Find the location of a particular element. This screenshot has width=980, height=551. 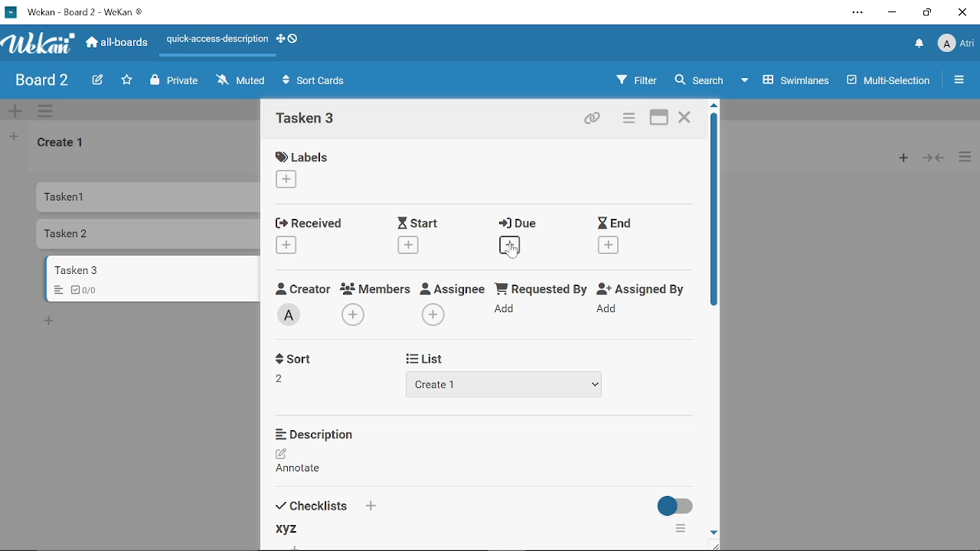

Current board is located at coordinates (40, 81).